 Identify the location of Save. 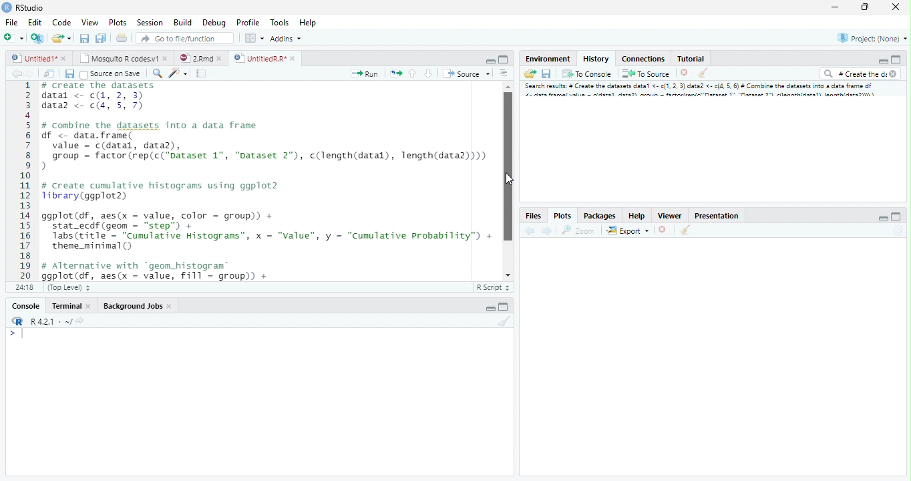
(69, 74).